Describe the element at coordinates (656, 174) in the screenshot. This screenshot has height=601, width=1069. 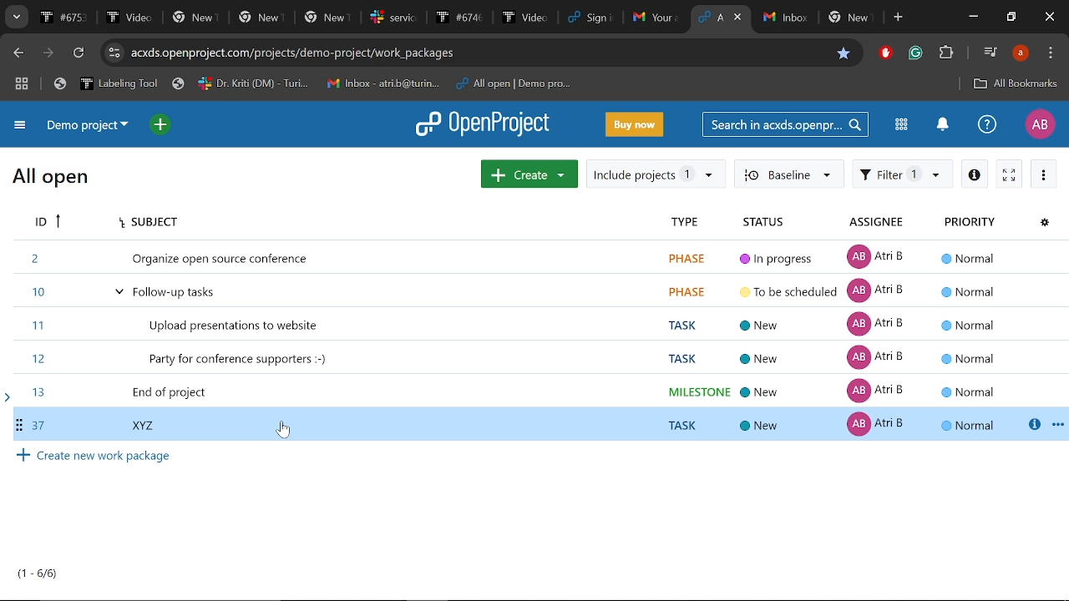
I see `Include project` at that location.